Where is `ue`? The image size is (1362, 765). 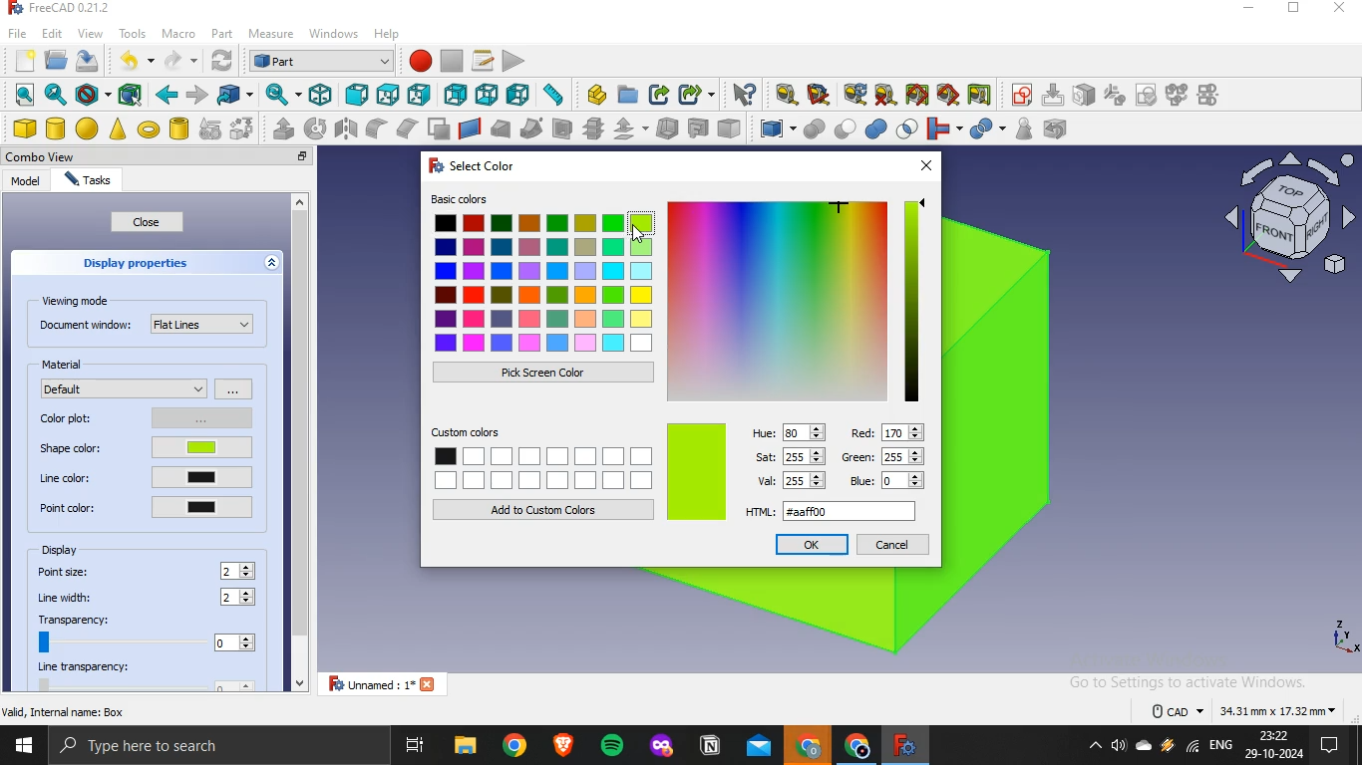 ue is located at coordinates (789, 430).